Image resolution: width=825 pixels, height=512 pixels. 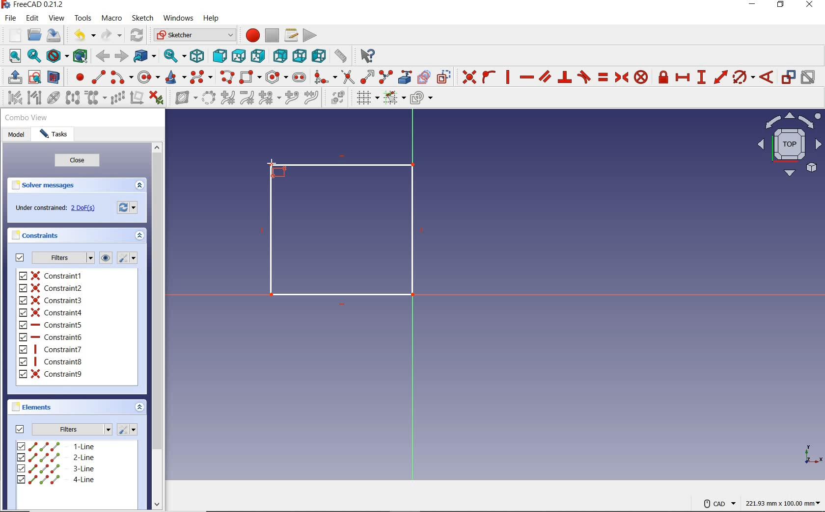 What do you see at coordinates (808, 77) in the screenshot?
I see `activate or deactivate constraint` at bounding box center [808, 77].